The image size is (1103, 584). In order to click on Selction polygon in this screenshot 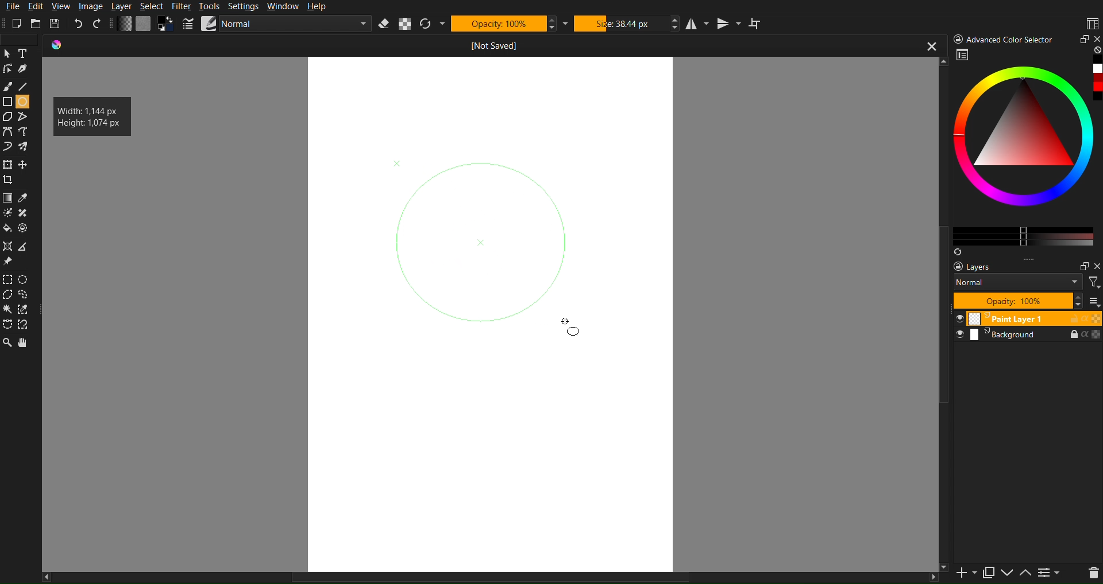, I will do `click(8, 295)`.